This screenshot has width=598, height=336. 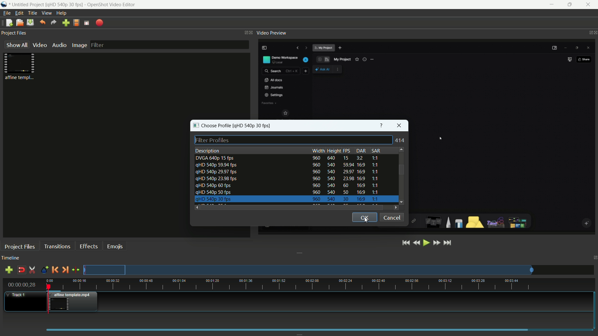 What do you see at coordinates (57, 246) in the screenshot?
I see `transitions` at bounding box center [57, 246].